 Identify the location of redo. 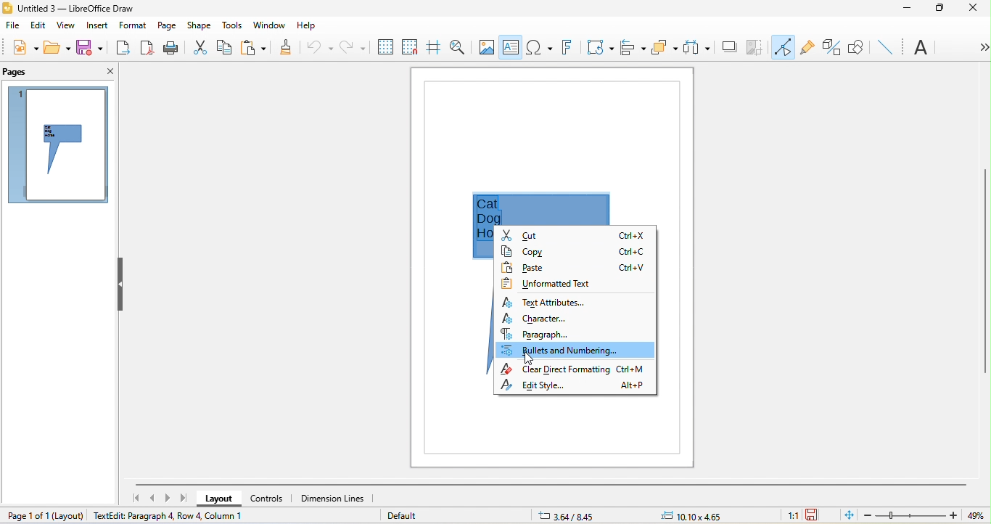
(350, 47).